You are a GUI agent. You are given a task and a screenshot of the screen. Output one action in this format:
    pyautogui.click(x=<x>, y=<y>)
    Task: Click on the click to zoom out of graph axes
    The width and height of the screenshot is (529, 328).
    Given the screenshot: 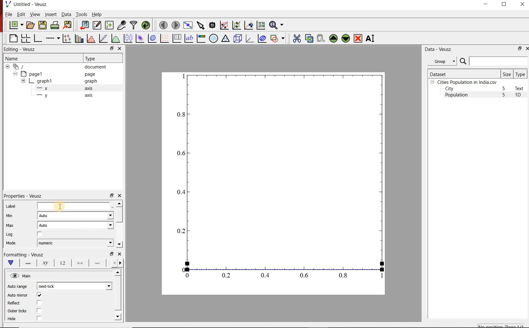 What is the action you would take?
    pyautogui.click(x=236, y=26)
    